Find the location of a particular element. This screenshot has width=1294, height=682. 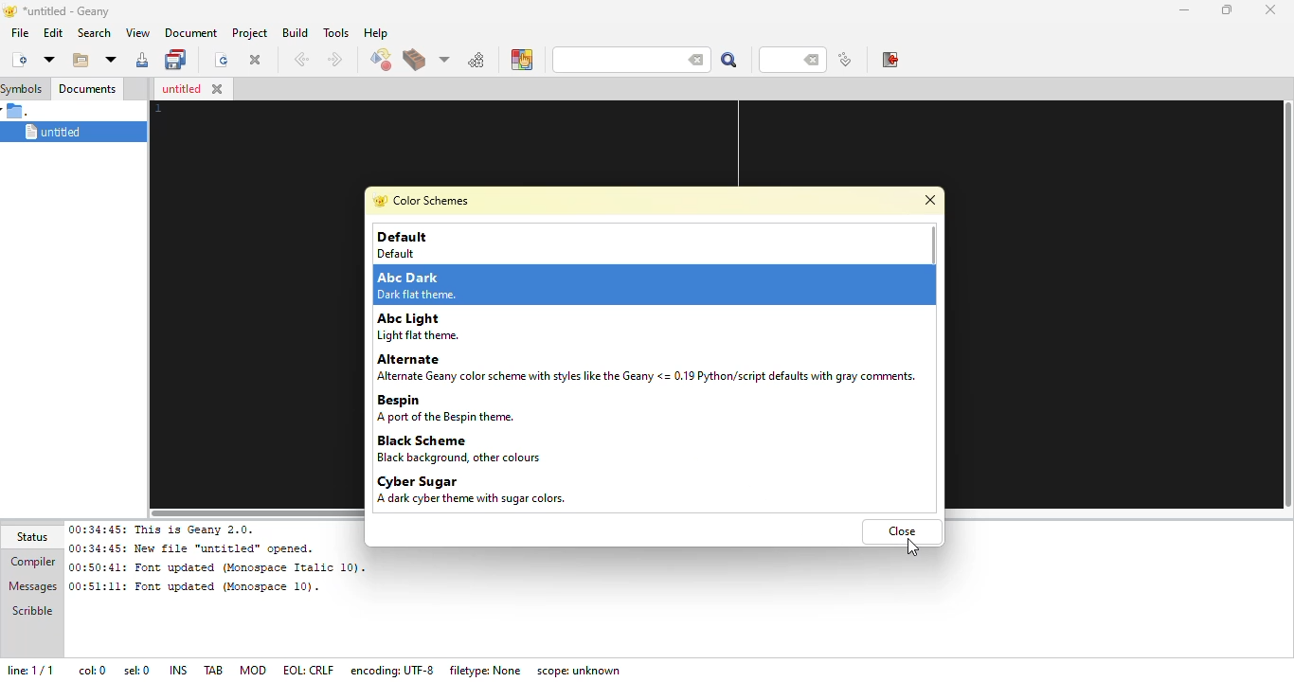

save all is located at coordinates (177, 58).